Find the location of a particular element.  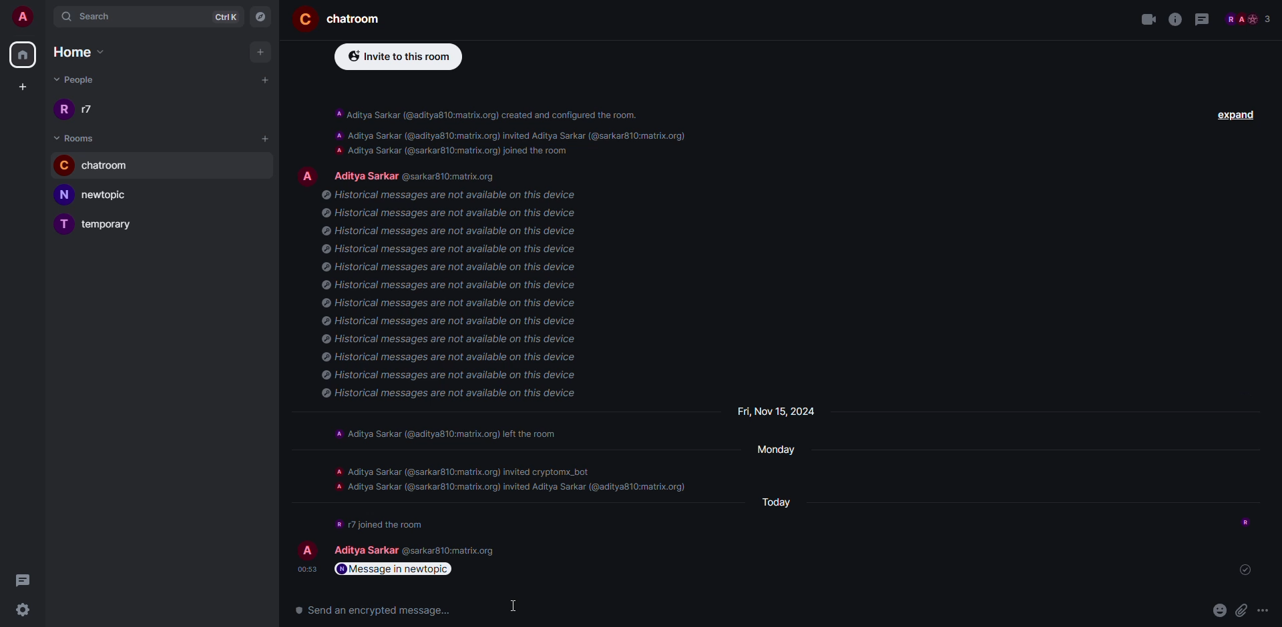

search is located at coordinates (89, 15).